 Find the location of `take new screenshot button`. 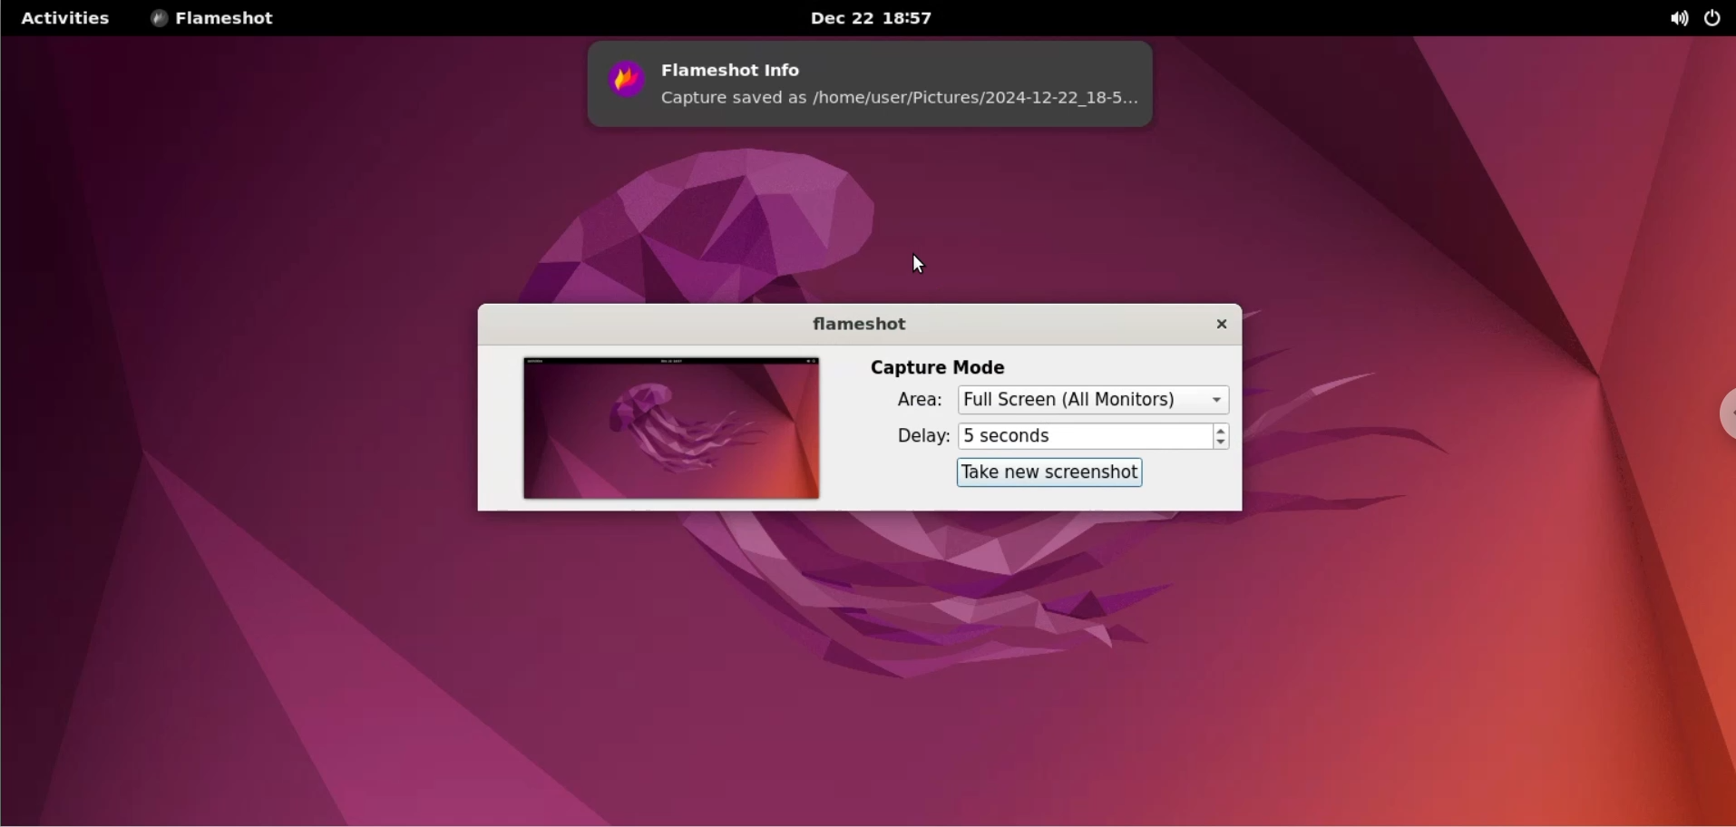

take new screenshot button is located at coordinates (1043, 473).